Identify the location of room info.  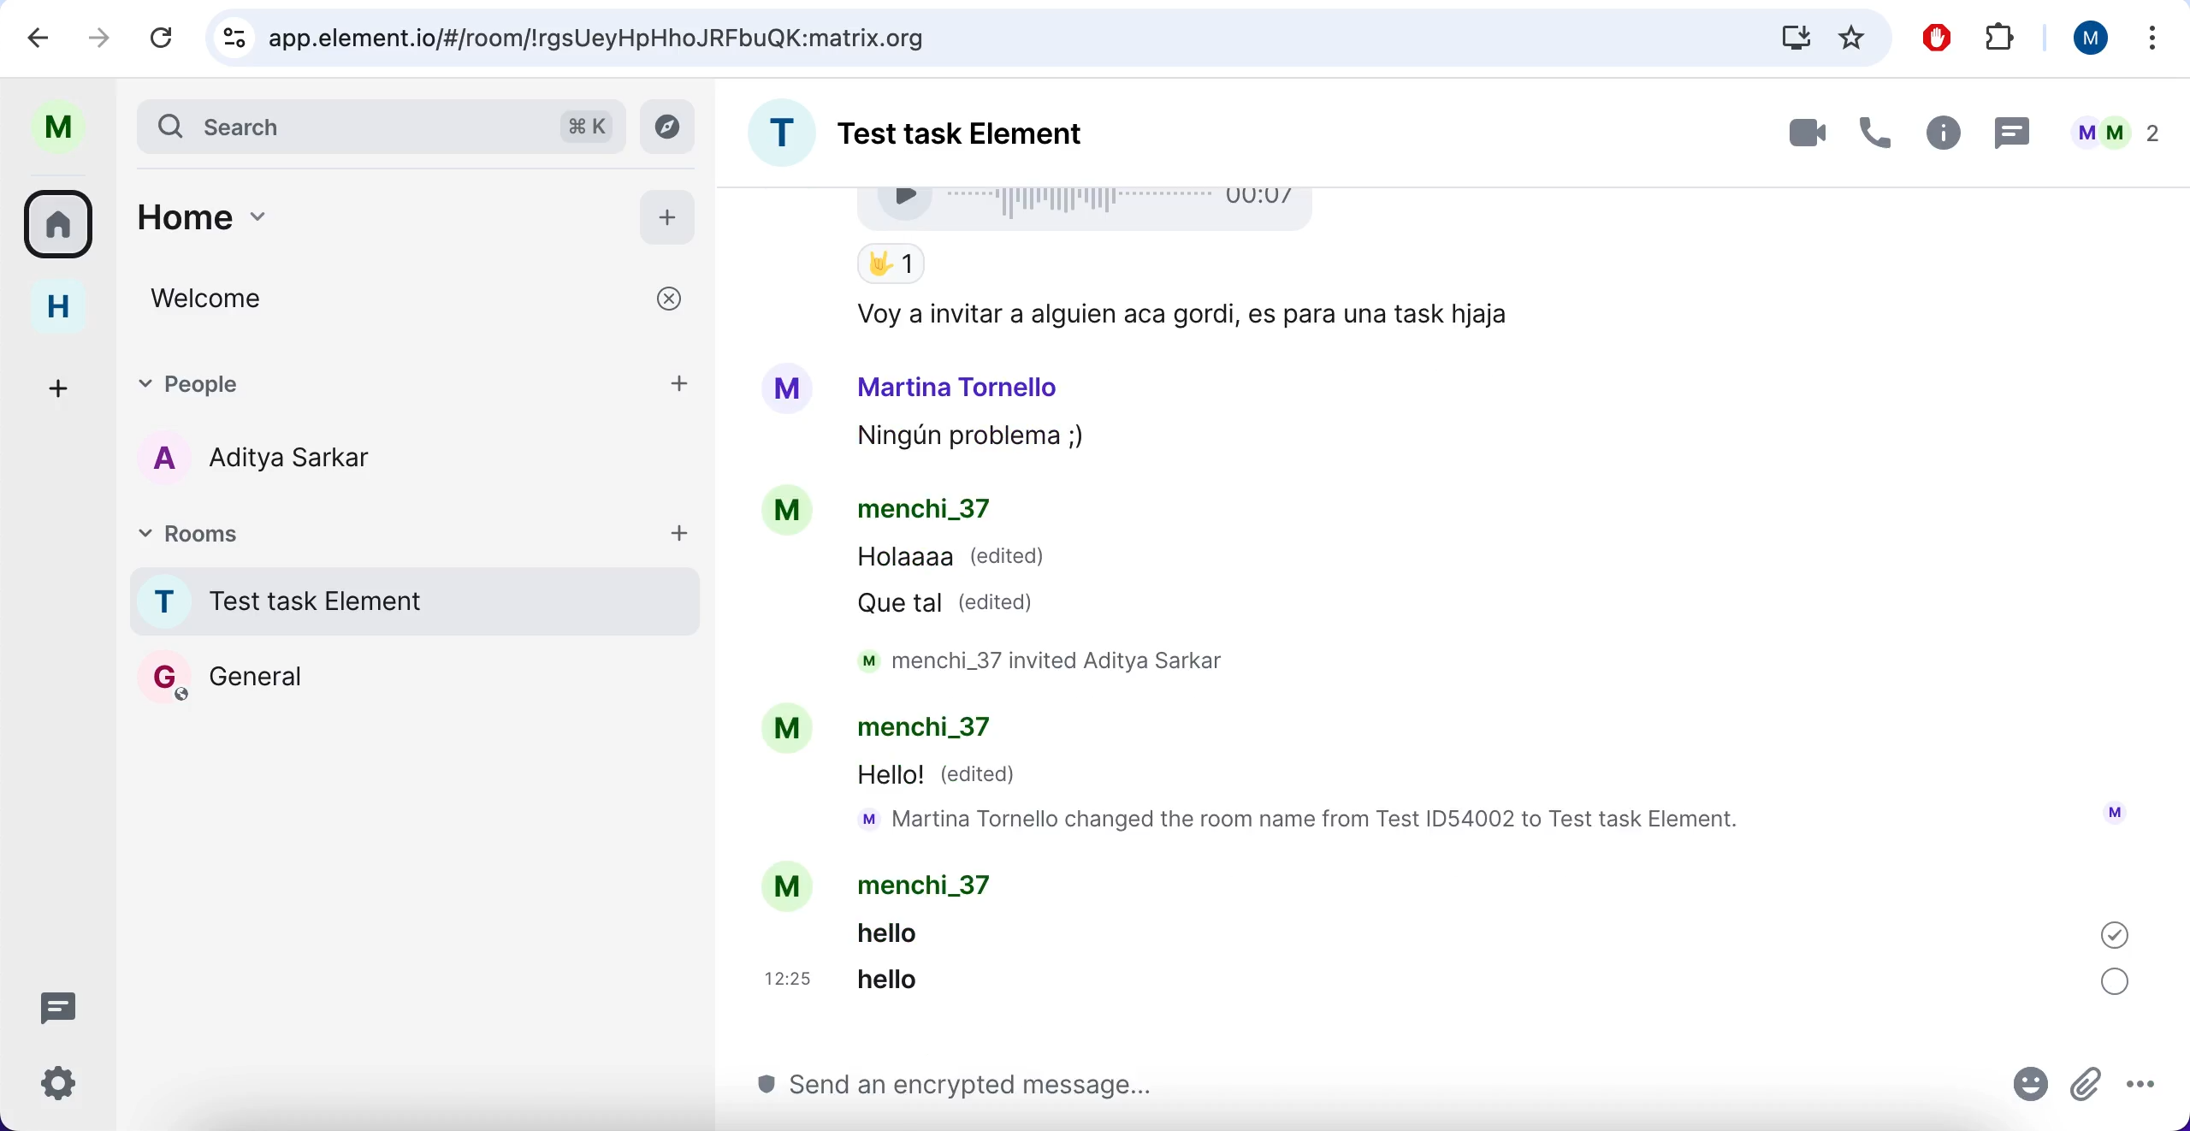
(1939, 136).